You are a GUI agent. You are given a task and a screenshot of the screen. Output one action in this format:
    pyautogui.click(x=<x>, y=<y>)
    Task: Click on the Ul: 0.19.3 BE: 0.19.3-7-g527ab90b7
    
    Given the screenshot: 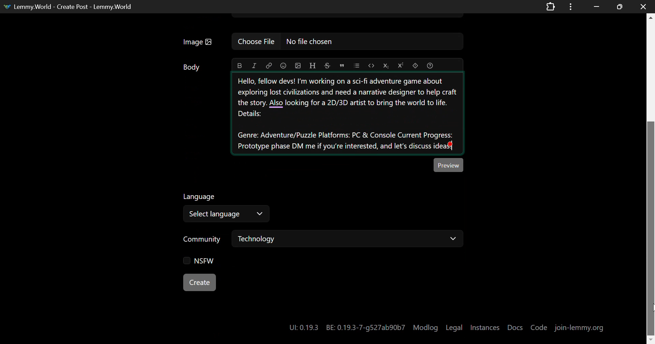 What is the action you would take?
    pyautogui.click(x=344, y=326)
    